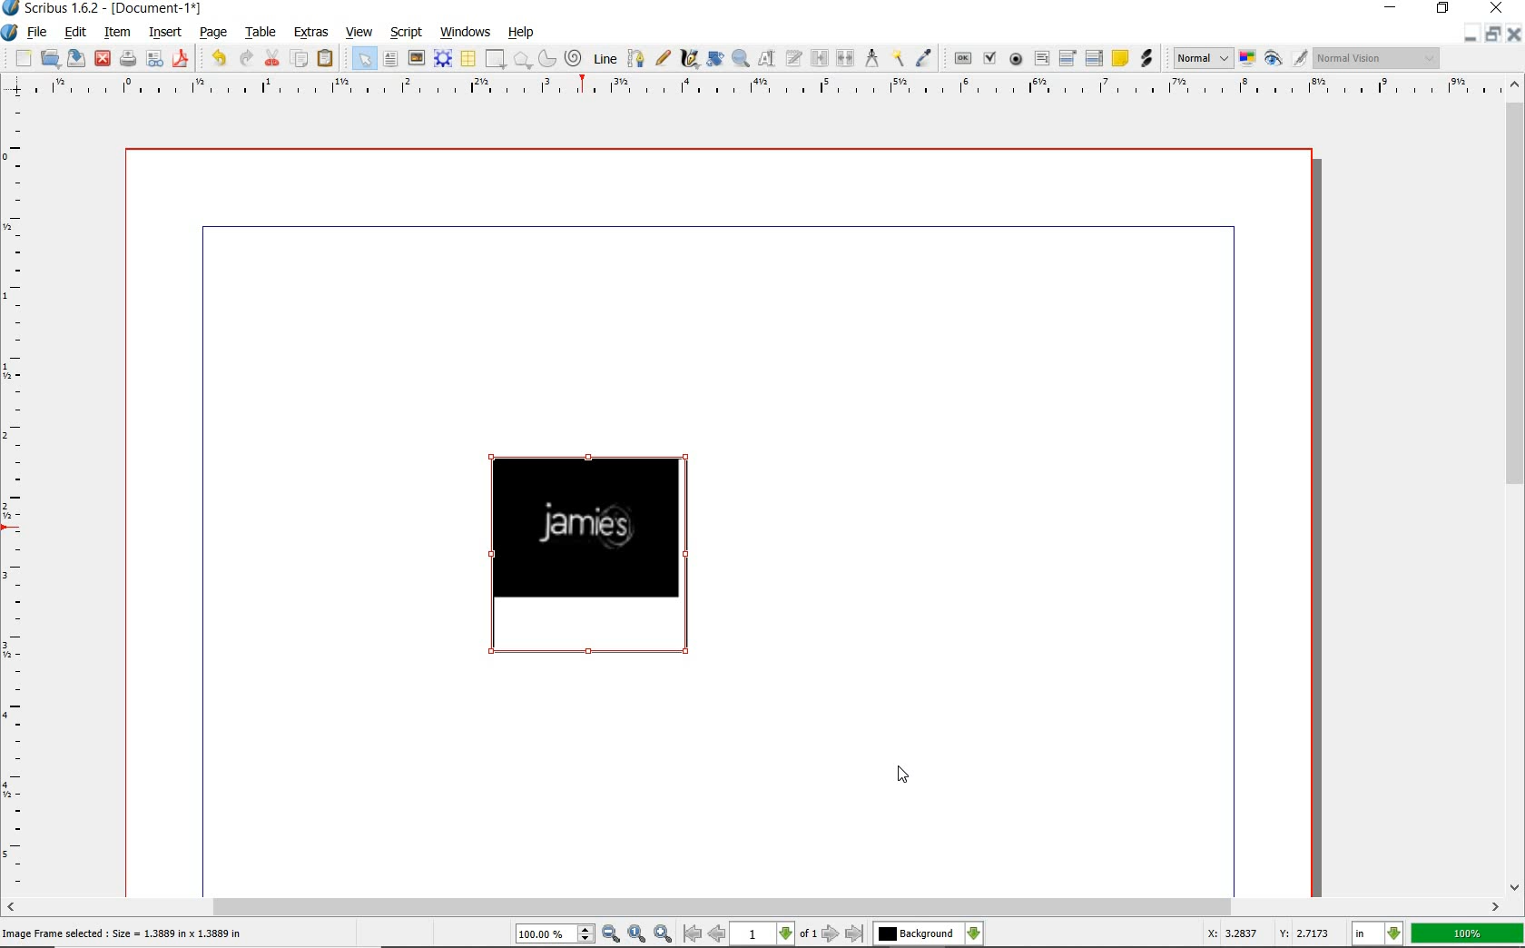 The height and width of the screenshot is (948, 1525). What do you see at coordinates (793, 57) in the screenshot?
I see `edit text with story editor` at bounding box center [793, 57].